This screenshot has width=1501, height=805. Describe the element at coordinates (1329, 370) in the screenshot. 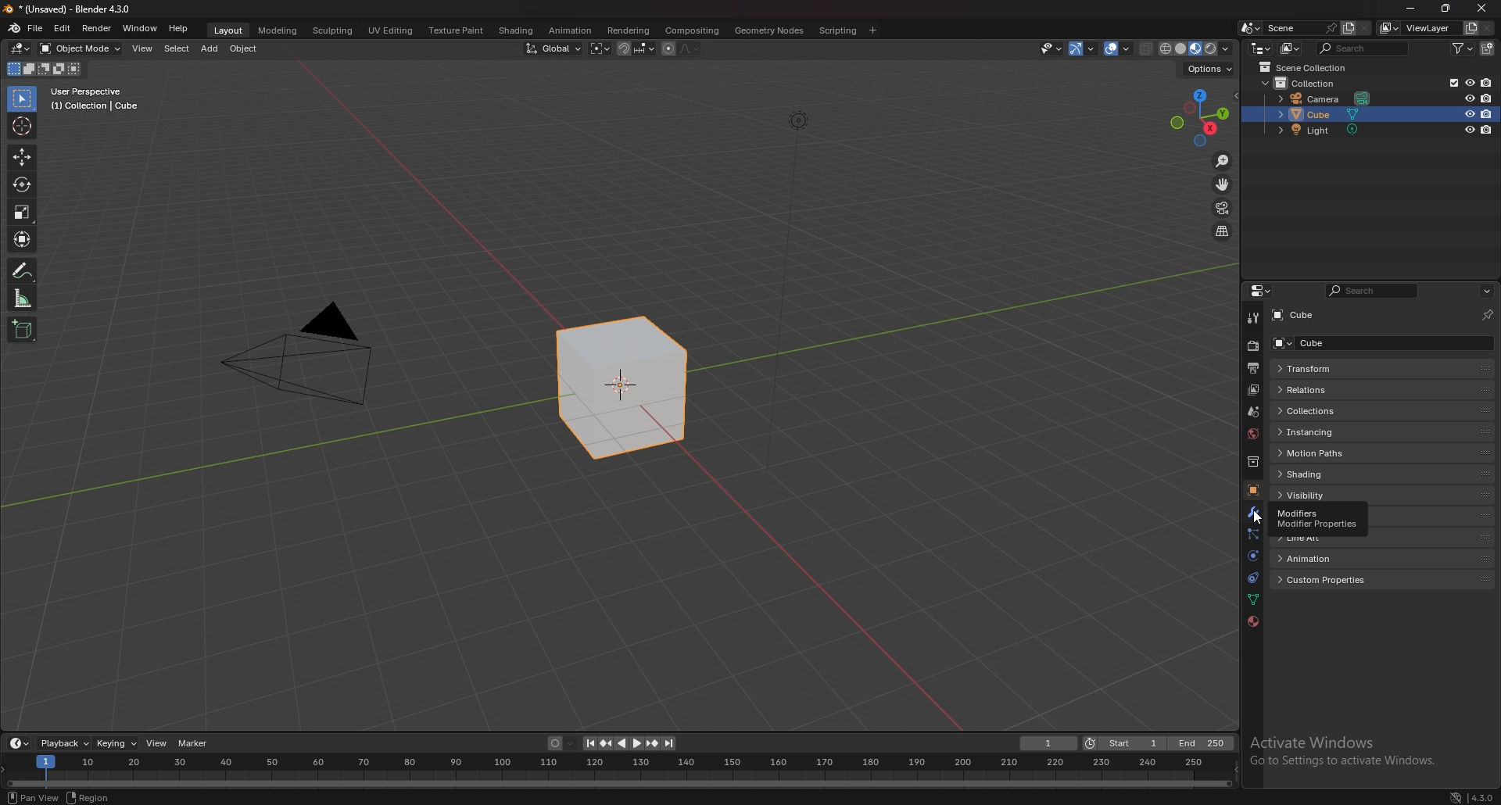

I see `transform` at that location.